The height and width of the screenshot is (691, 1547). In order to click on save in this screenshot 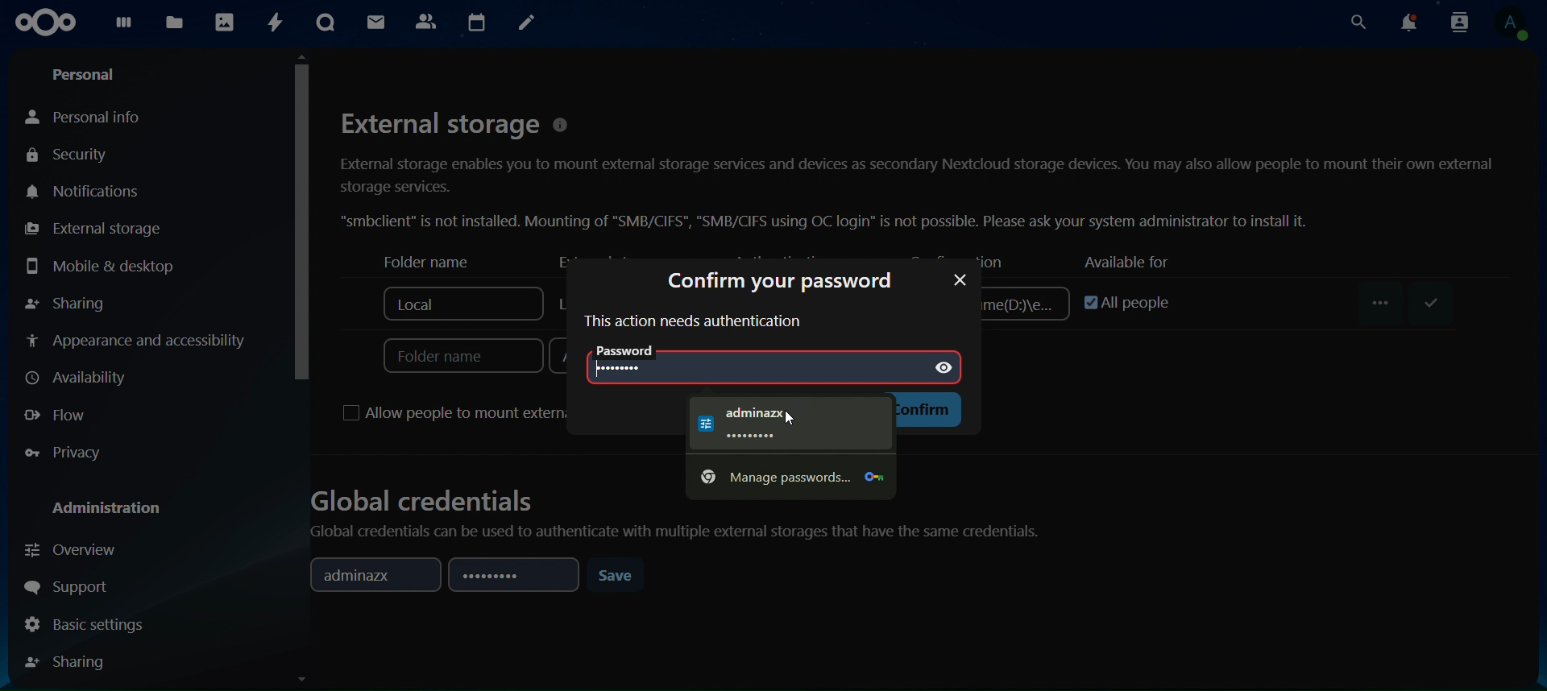, I will do `click(1427, 304)`.